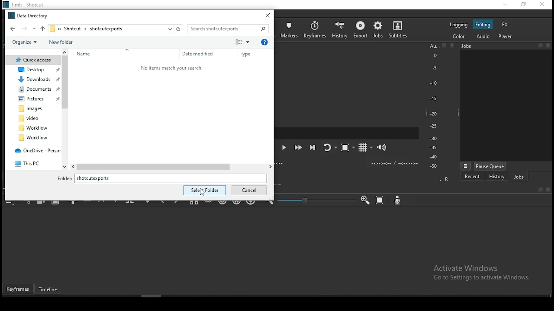  Describe the element at coordinates (86, 29) in the screenshot. I see `file path` at that location.